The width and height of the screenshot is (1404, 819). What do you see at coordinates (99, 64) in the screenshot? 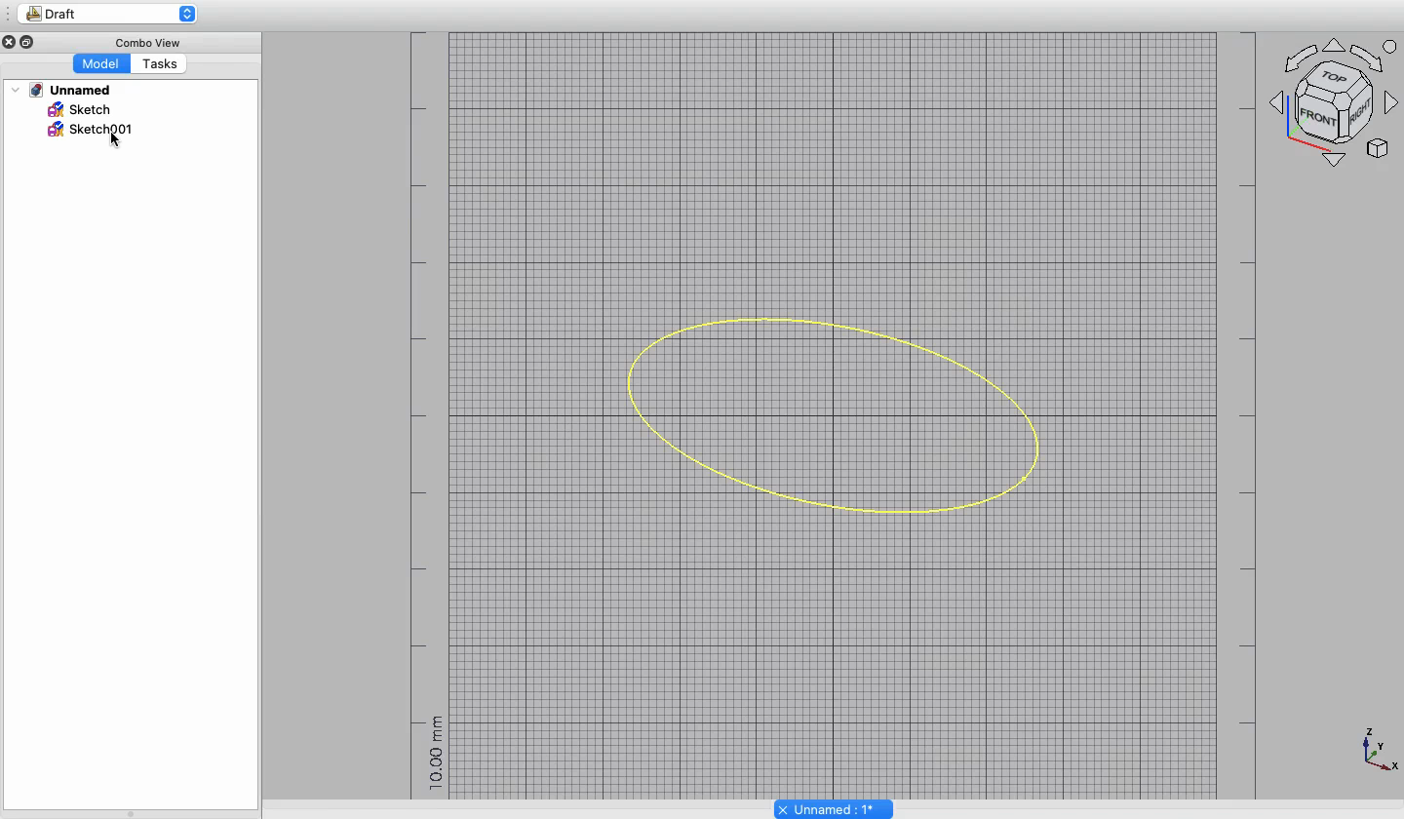
I see `Model ` at bounding box center [99, 64].